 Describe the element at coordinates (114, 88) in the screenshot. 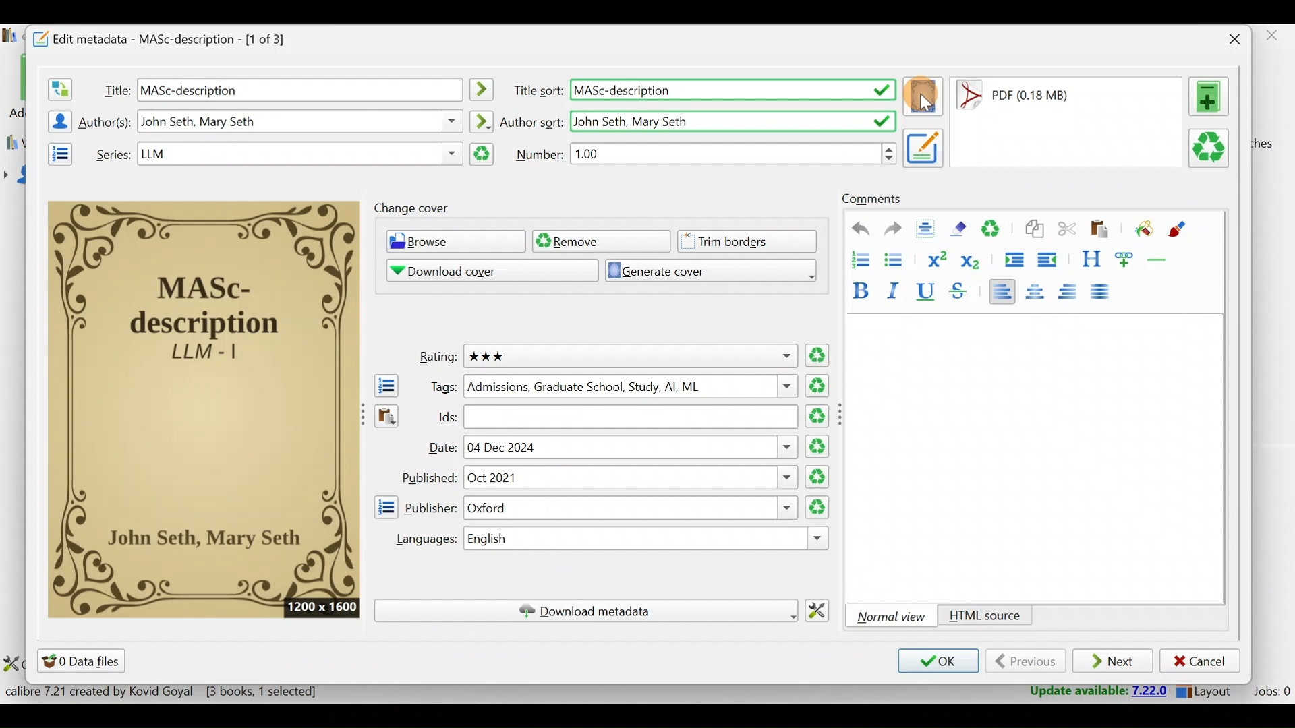

I see `Title` at that location.